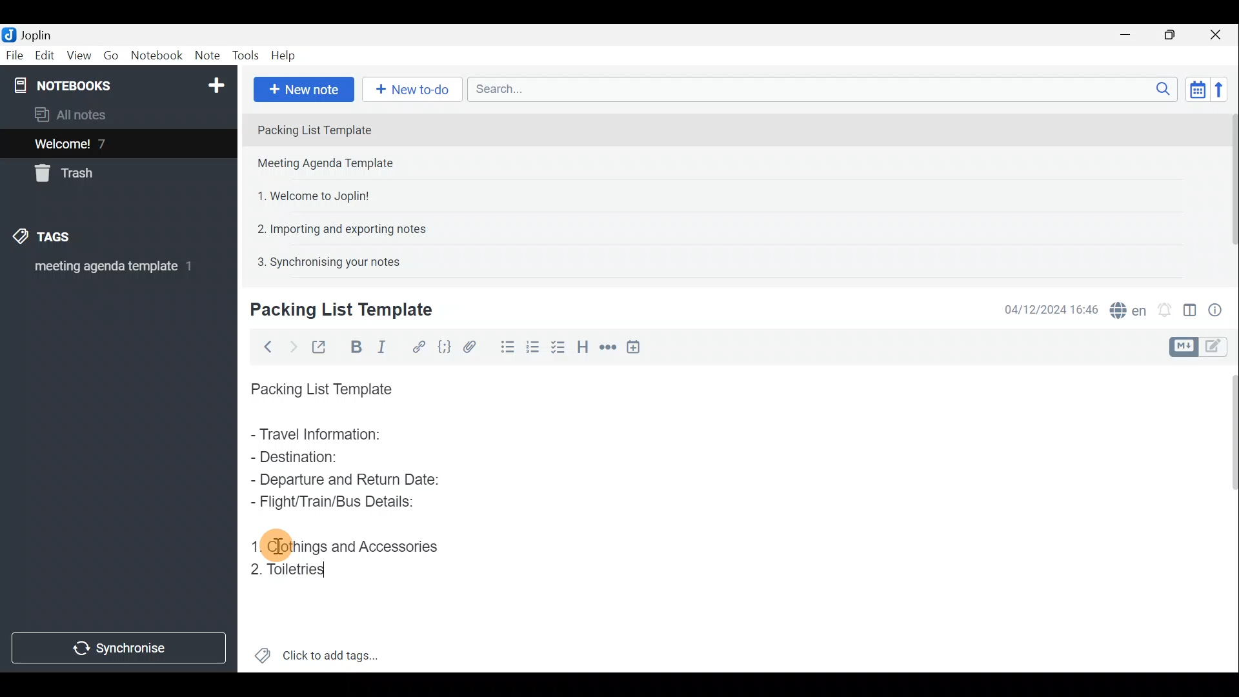  What do you see at coordinates (1125, 308) in the screenshot?
I see `Spell checker` at bounding box center [1125, 308].